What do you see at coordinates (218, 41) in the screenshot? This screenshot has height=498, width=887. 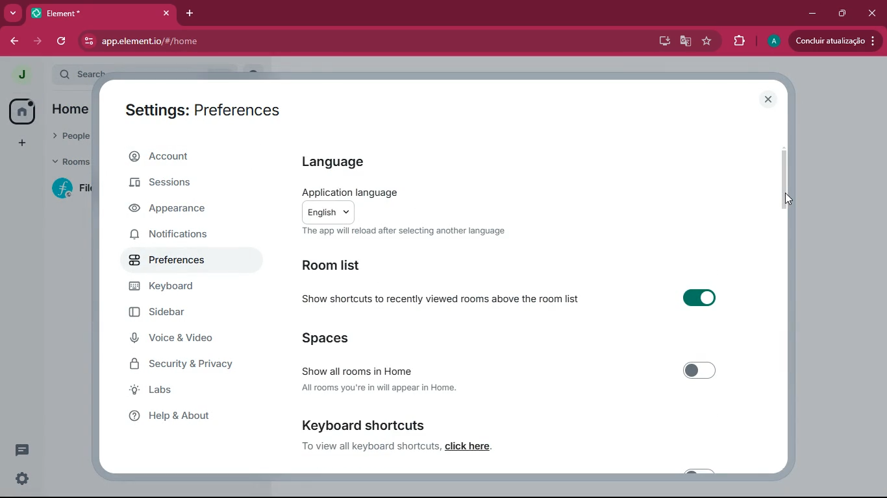 I see `app.element.io/#/home` at bounding box center [218, 41].